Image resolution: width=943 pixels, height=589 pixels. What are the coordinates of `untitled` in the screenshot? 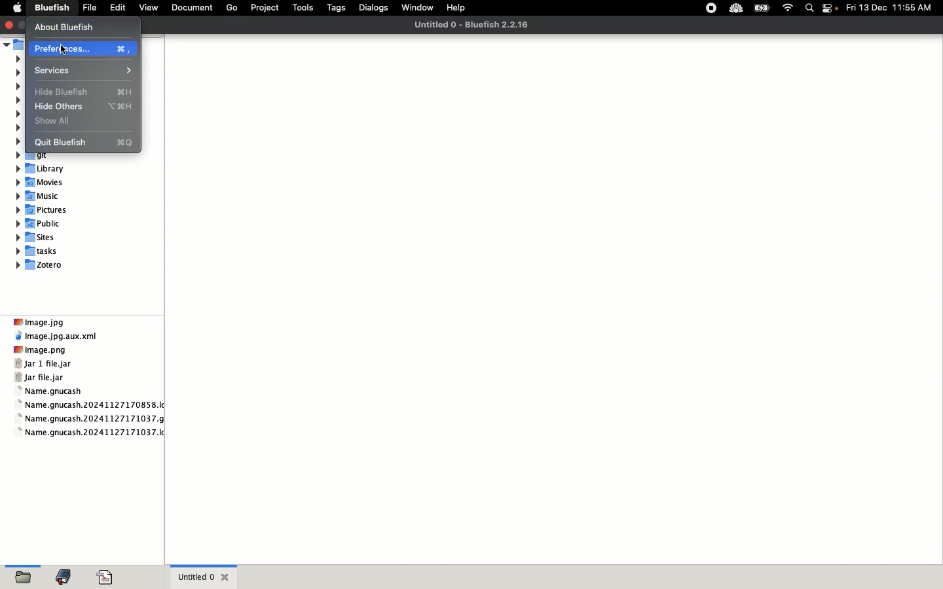 It's located at (474, 24).